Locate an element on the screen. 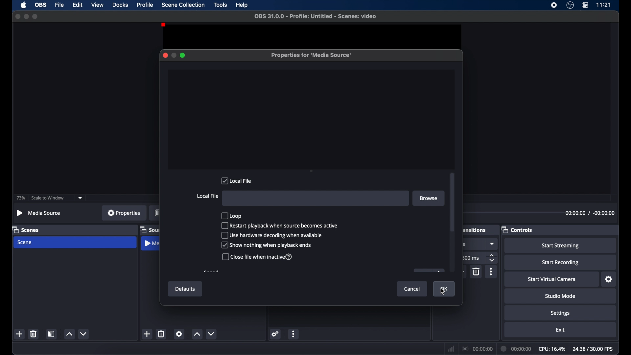 This screenshot has height=355, width=631. more options is located at coordinates (293, 334).